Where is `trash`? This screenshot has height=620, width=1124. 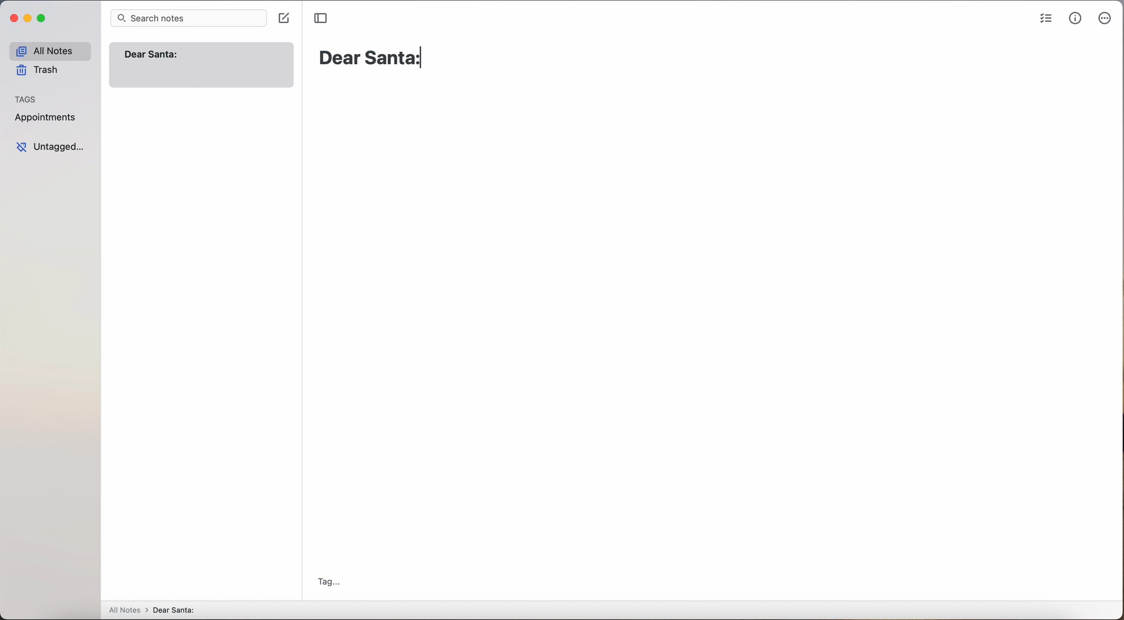
trash is located at coordinates (41, 70).